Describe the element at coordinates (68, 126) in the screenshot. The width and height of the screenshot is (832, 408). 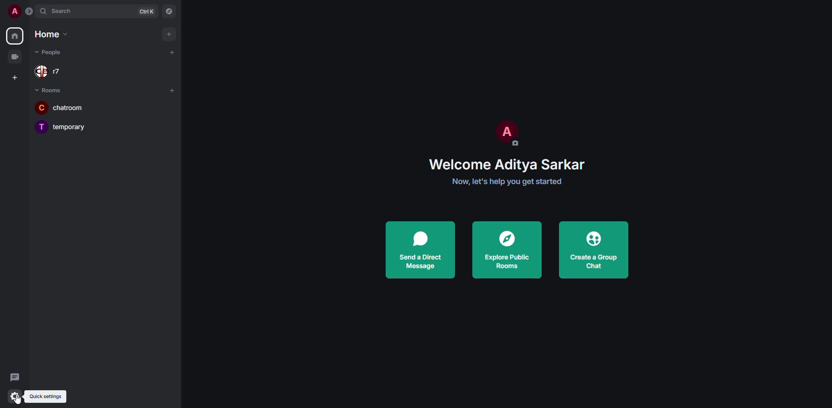
I see `room` at that location.